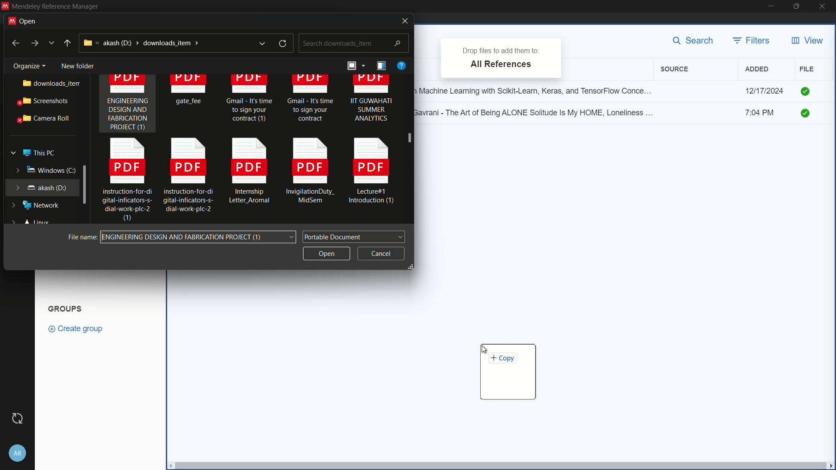 Image resolution: width=836 pixels, height=470 pixels. What do you see at coordinates (499, 466) in the screenshot?
I see `vertical scroll bar` at bounding box center [499, 466].